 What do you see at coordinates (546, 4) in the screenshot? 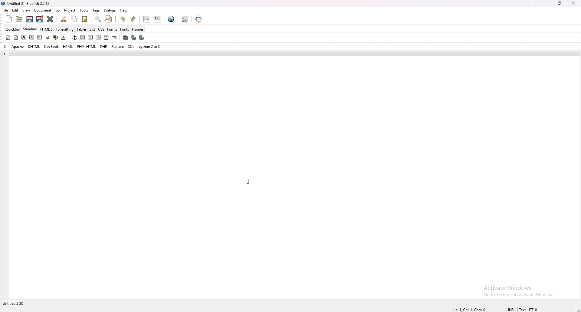
I see `minimize` at bounding box center [546, 4].